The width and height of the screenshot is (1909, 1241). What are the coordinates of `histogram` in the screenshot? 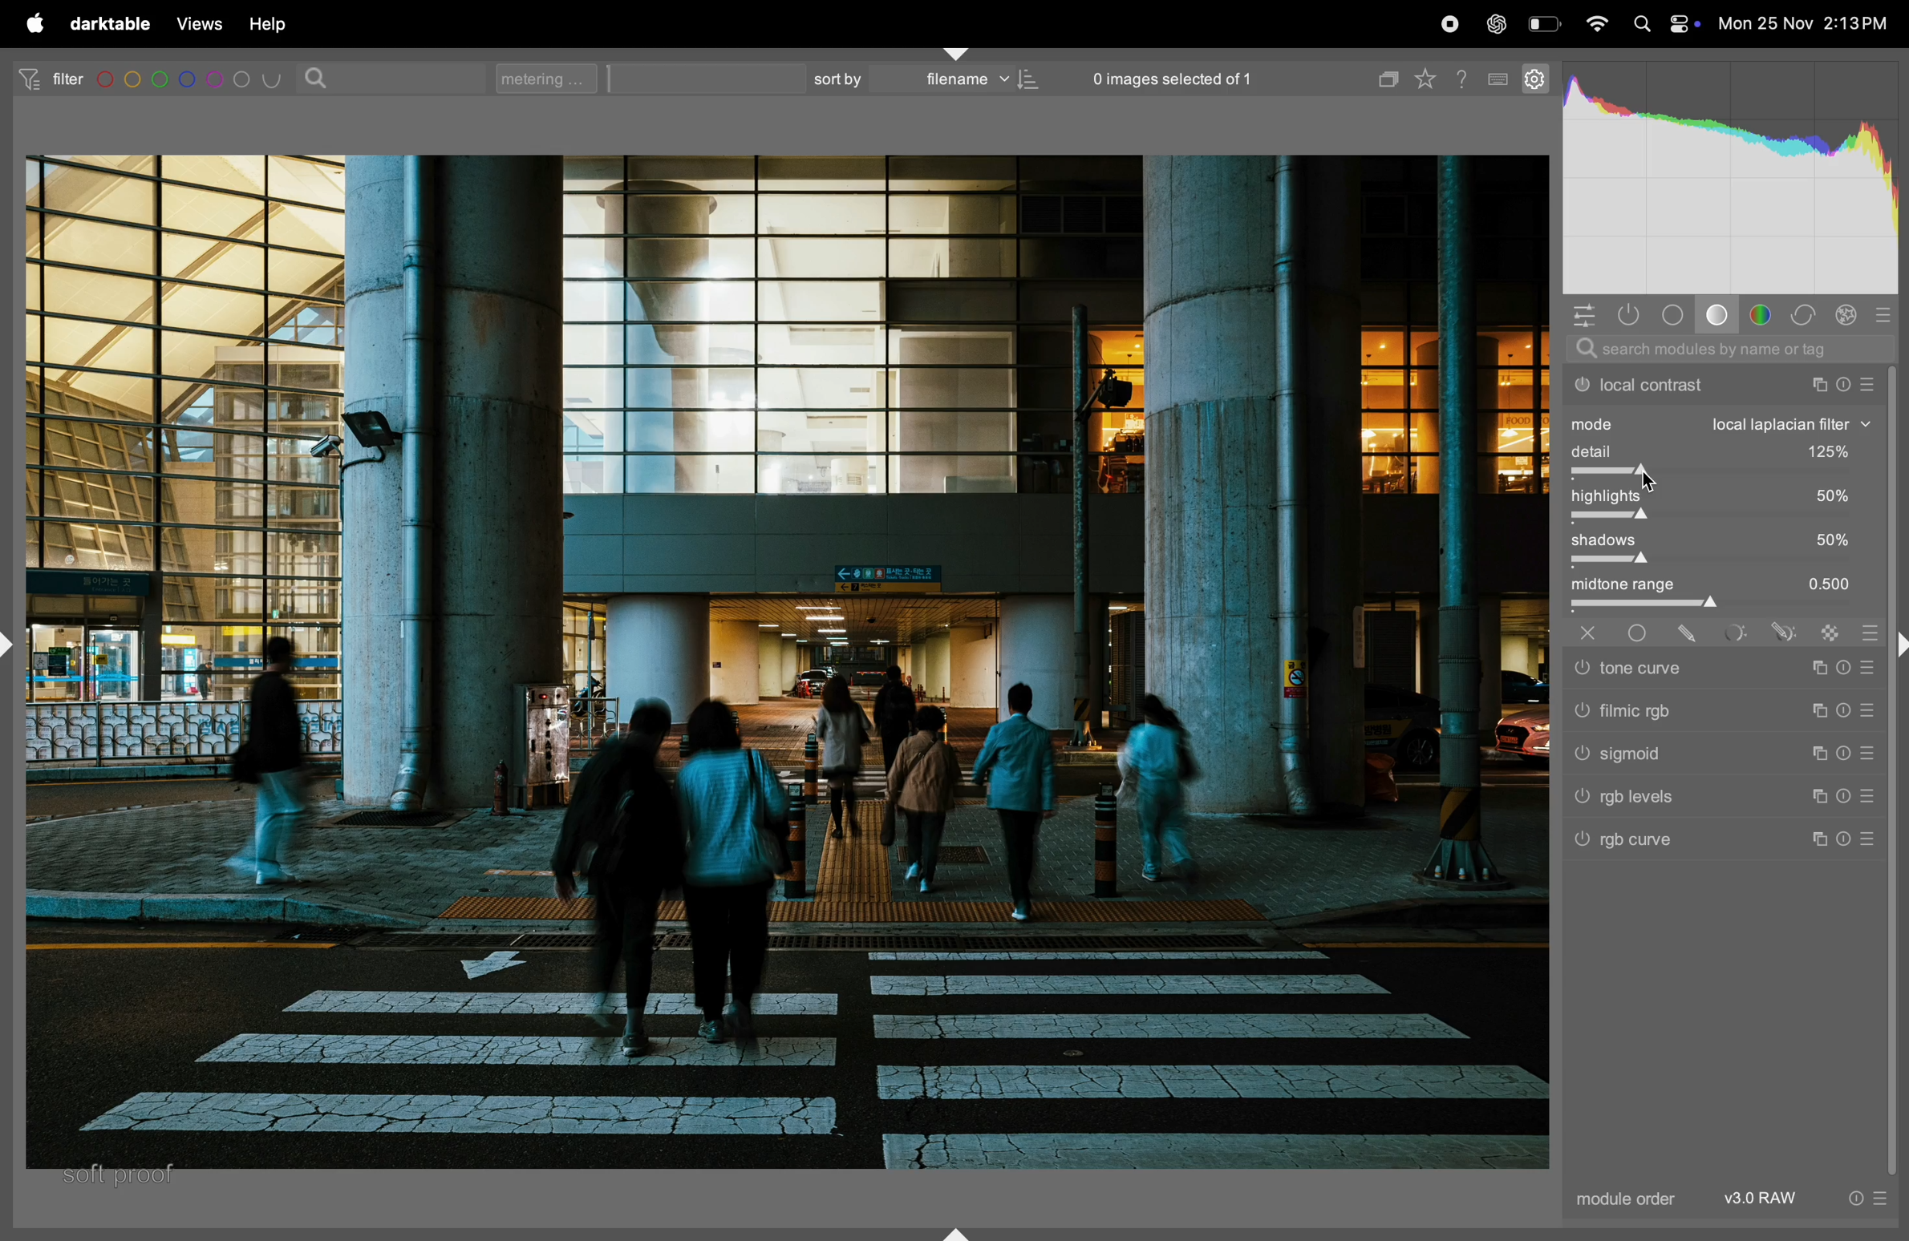 It's located at (1730, 180).